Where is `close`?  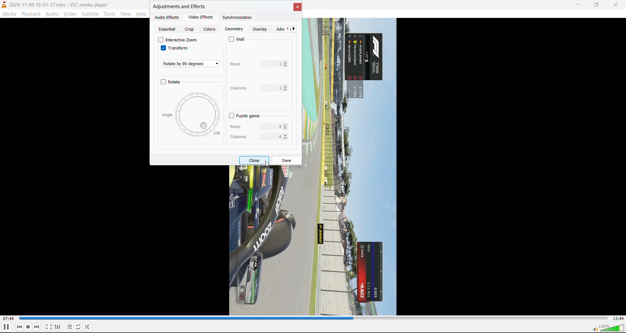
close is located at coordinates (297, 7).